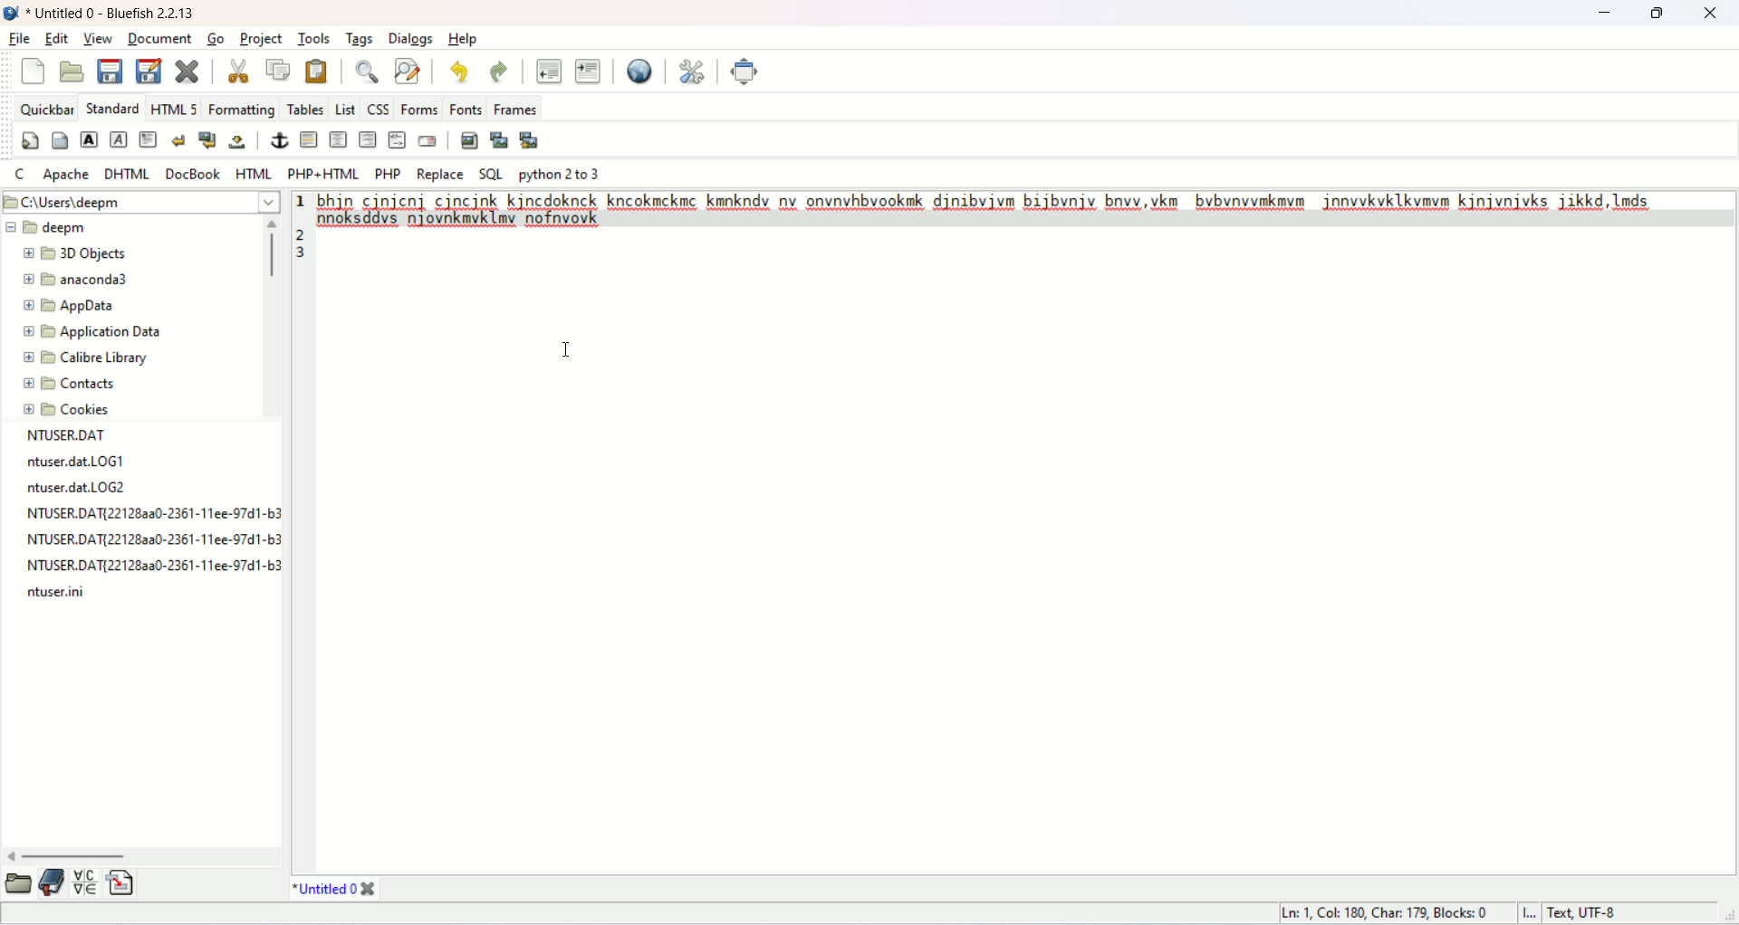 The height and width of the screenshot is (925, 1739). I want to click on contacts, so click(68, 380).